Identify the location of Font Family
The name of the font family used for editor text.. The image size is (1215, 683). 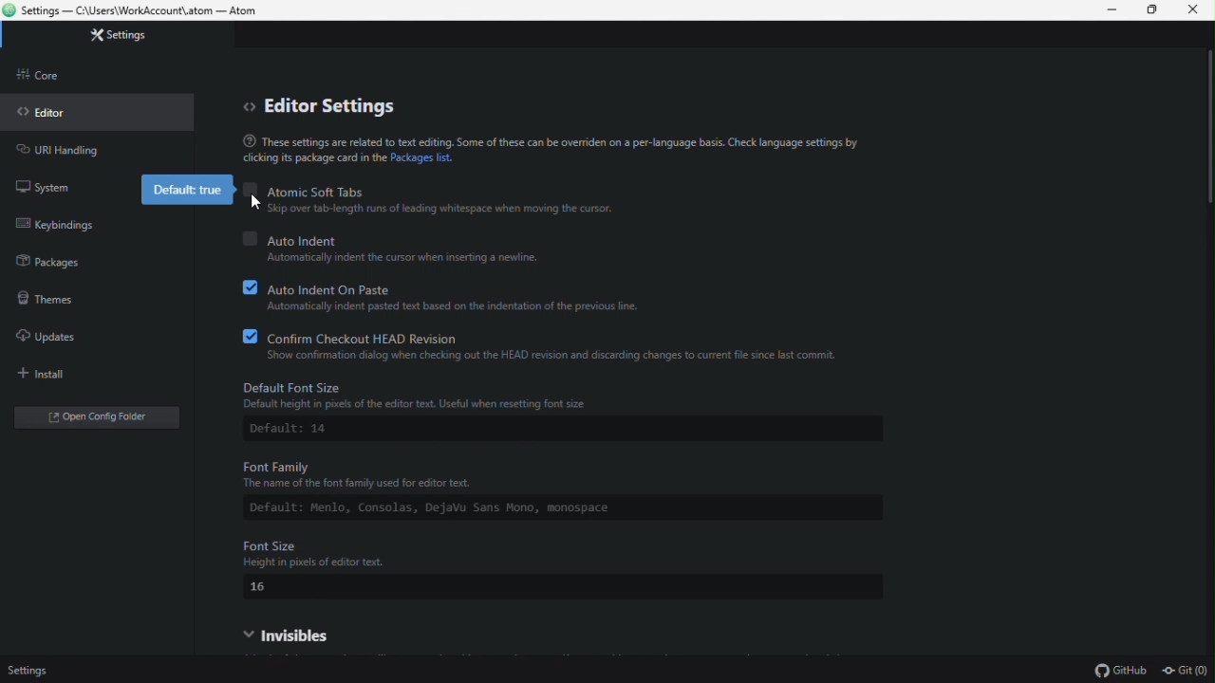
(376, 473).